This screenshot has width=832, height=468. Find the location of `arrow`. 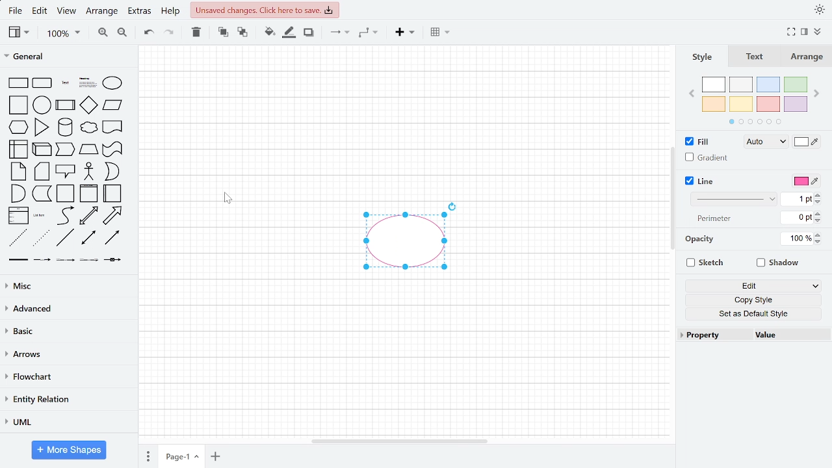

arrow is located at coordinates (114, 216).